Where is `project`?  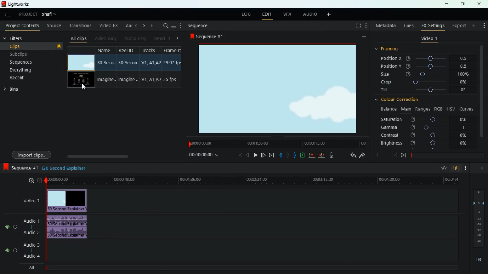 project is located at coordinates (28, 14).